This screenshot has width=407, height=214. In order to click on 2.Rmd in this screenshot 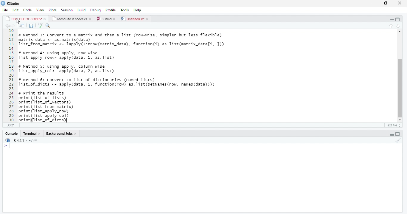, I will do `click(106, 19)`.